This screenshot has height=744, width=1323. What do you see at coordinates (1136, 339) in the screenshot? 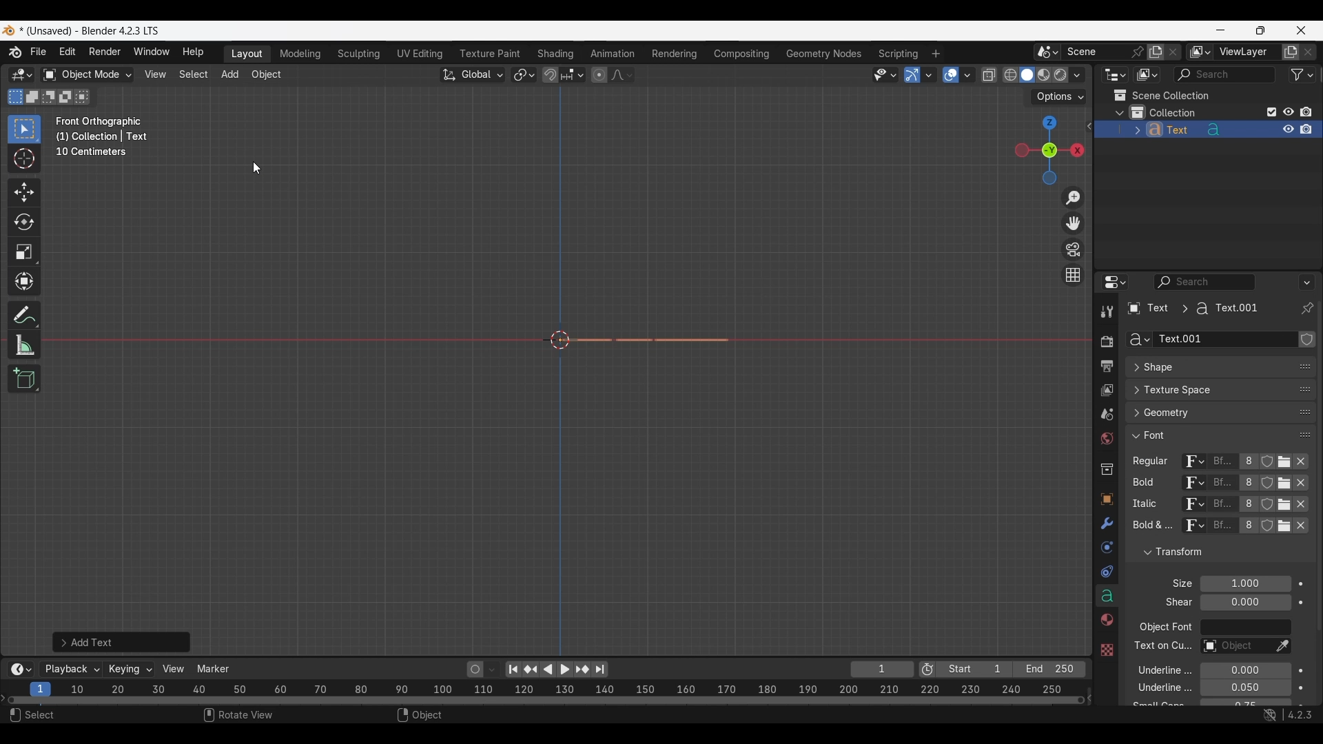
I see `Browse Curve Data to be linked` at bounding box center [1136, 339].